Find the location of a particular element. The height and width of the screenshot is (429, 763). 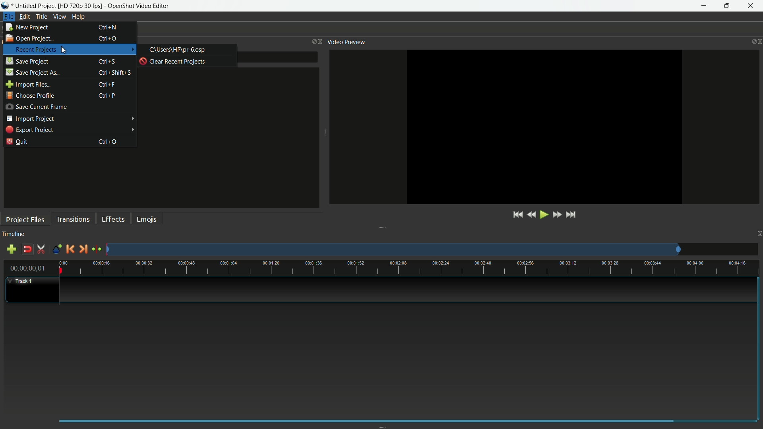

import project is located at coordinates (30, 118).